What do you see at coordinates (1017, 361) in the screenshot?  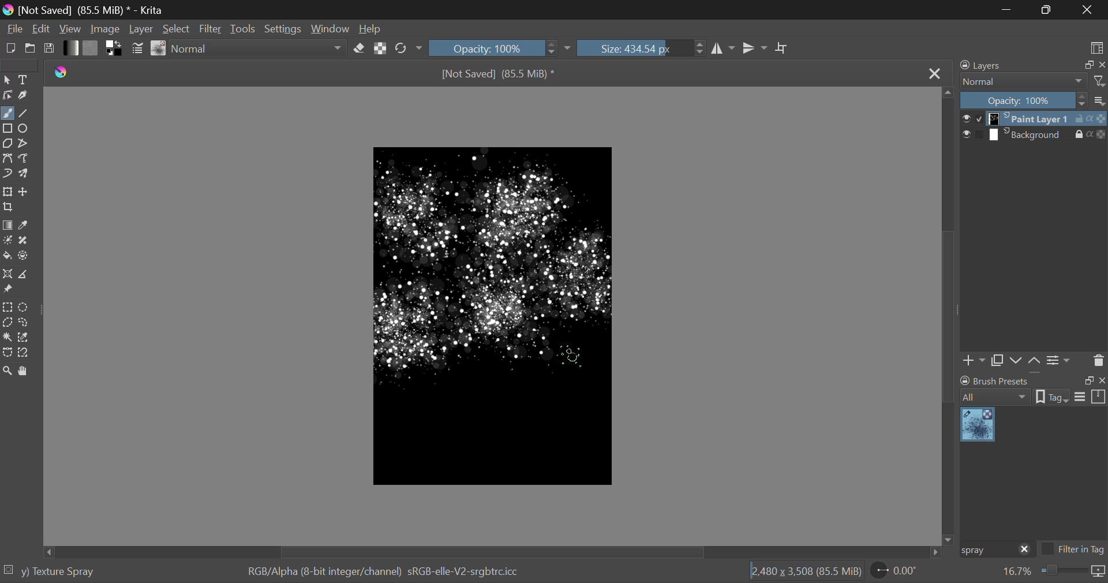 I see `Layer Movement down` at bounding box center [1017, 361].